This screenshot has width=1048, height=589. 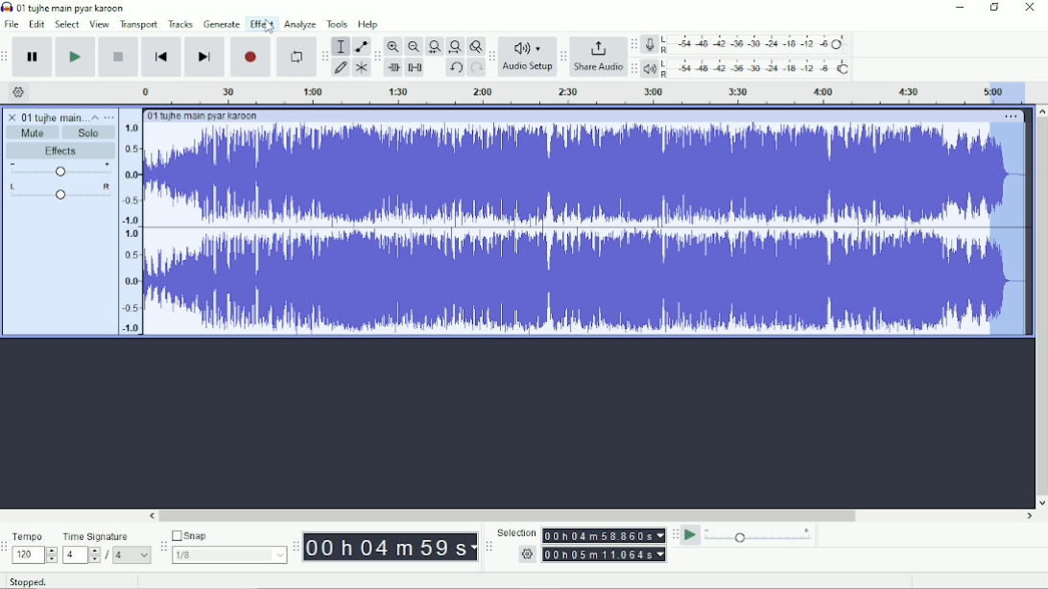 I want to click on 4, so click(x=134, y=554).